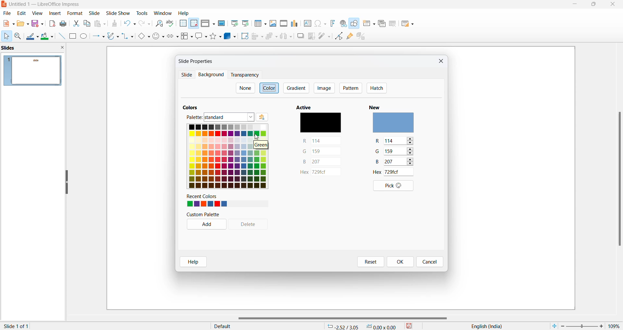 Image resolution: width=623 pixels, height=330 pixels. Describe the element at coordinates (163, 13) in the screenshot. I see `window` at that location.